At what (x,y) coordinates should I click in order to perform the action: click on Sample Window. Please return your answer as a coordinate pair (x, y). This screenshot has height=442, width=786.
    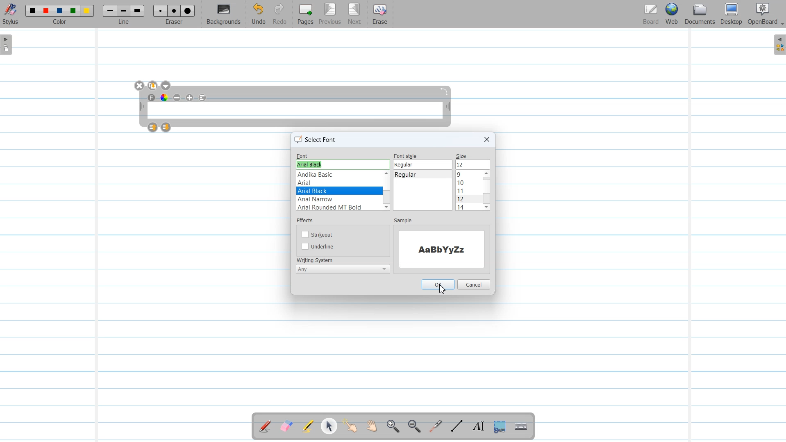
    Looking at the image, I should click on (443, 250).